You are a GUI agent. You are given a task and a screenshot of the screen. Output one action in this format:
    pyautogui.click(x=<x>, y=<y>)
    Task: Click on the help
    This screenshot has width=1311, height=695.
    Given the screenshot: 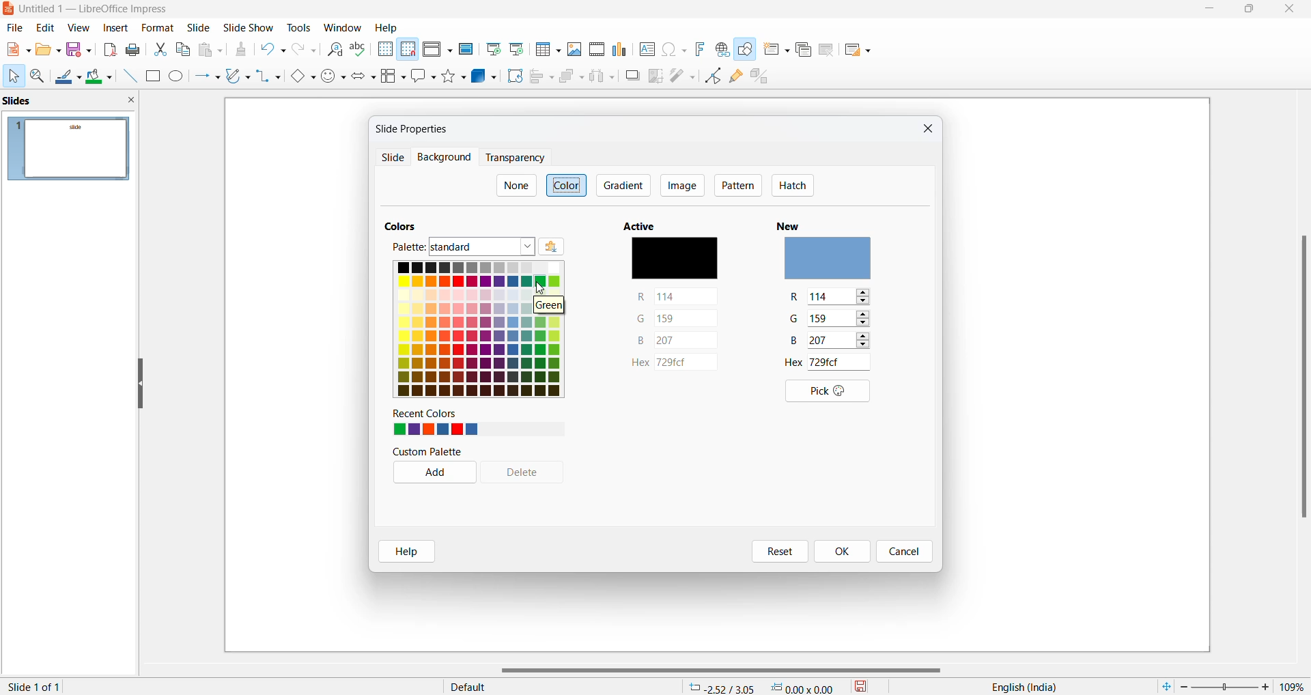 What is the action you would take?
    pyautogui.click(x=407, y=552)
    